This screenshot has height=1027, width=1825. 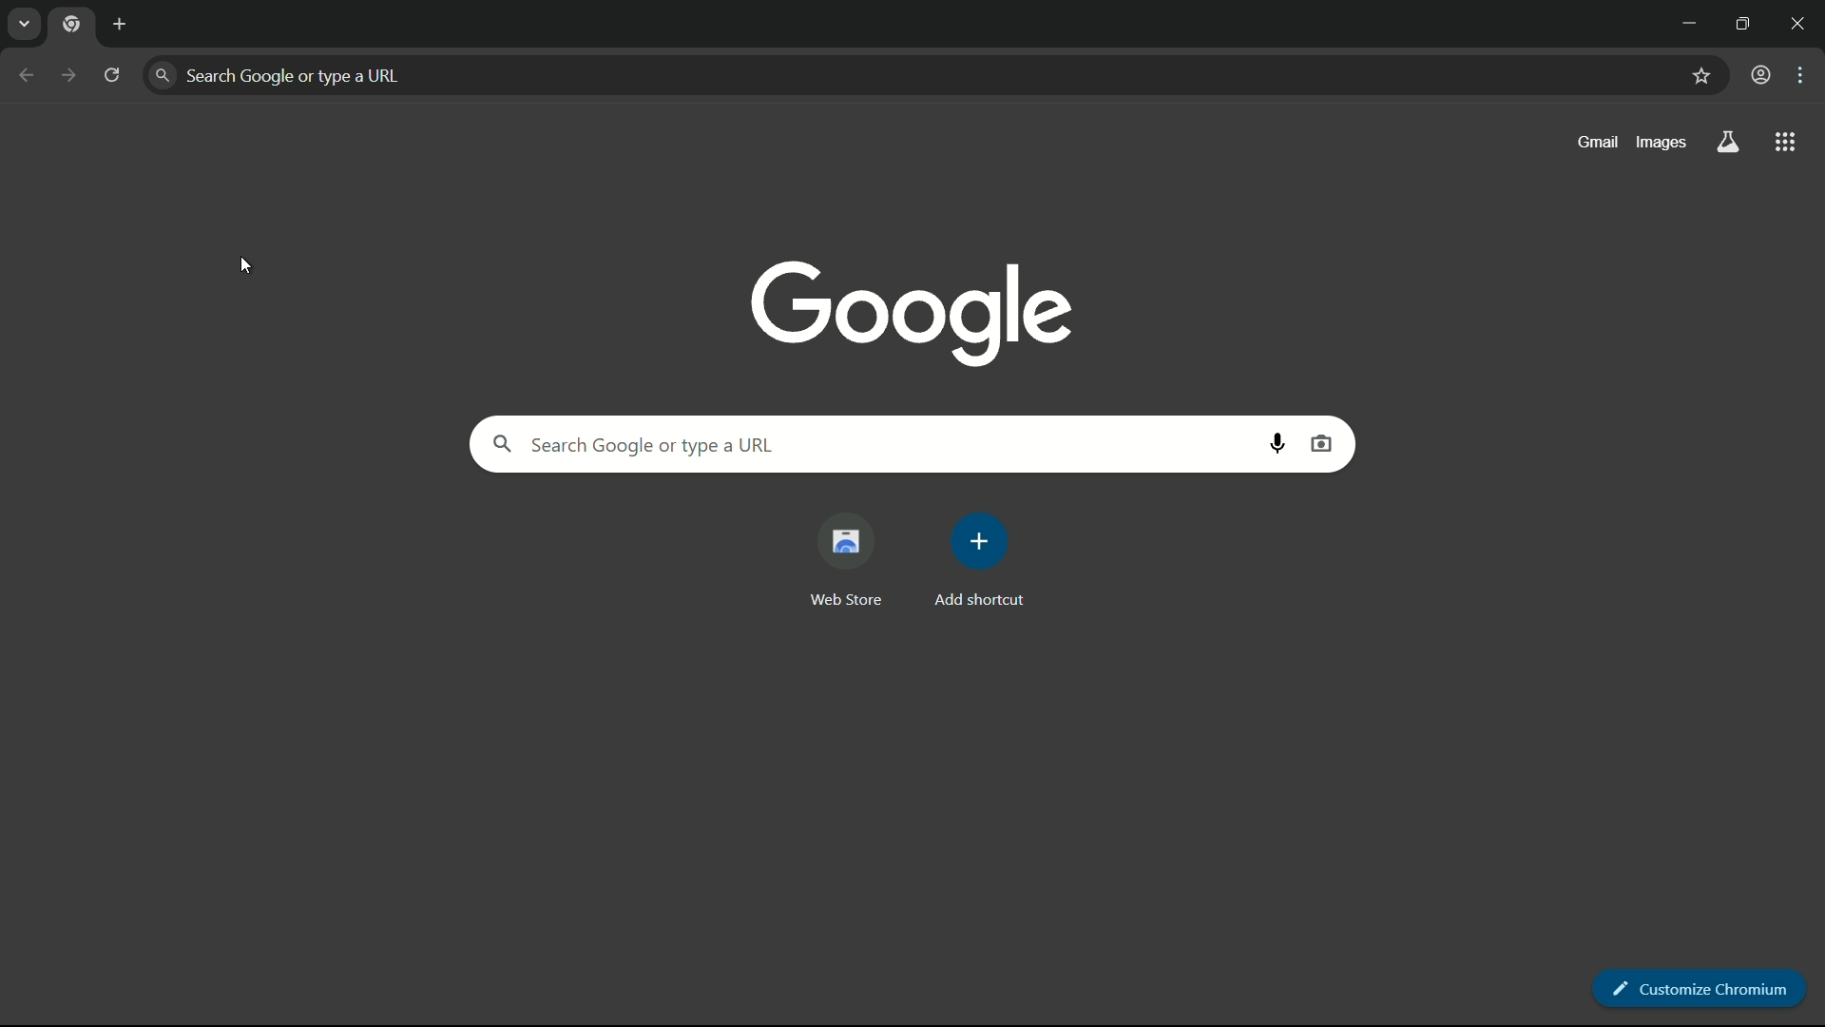 I want to click on minimize, so click(x=1684, y=21).